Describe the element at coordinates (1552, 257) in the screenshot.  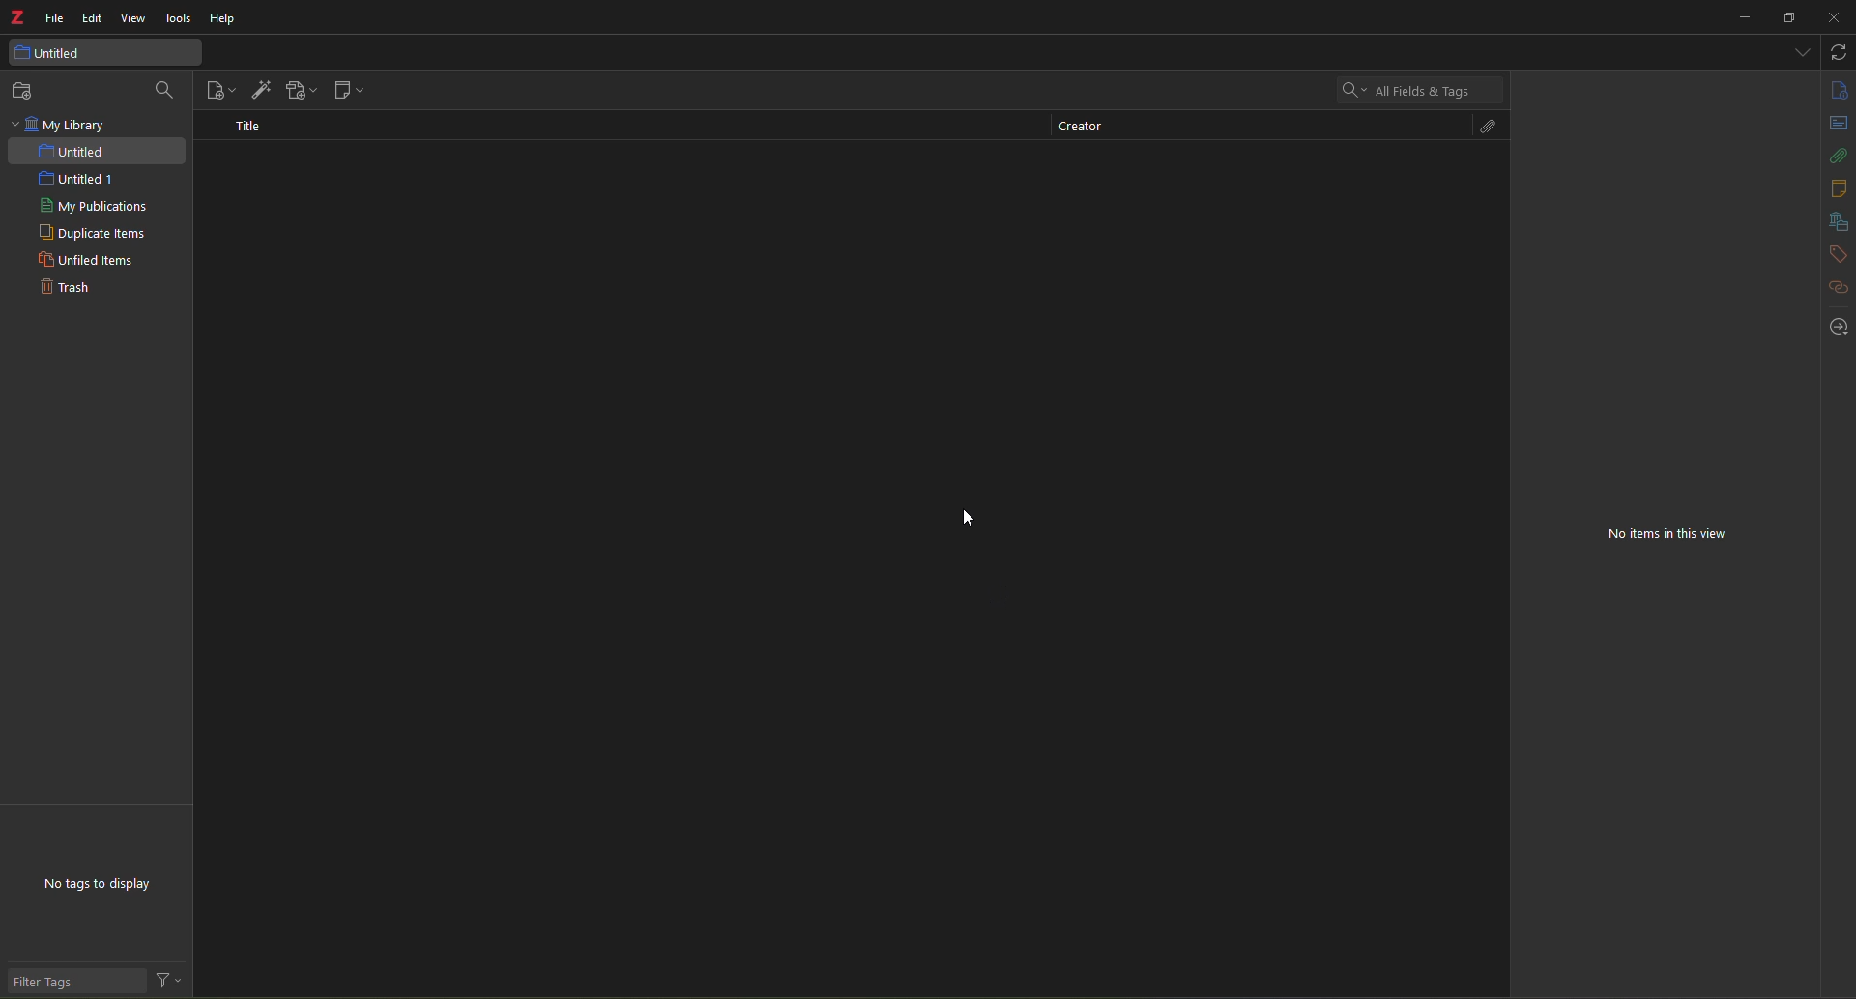
I see `note` at that location.